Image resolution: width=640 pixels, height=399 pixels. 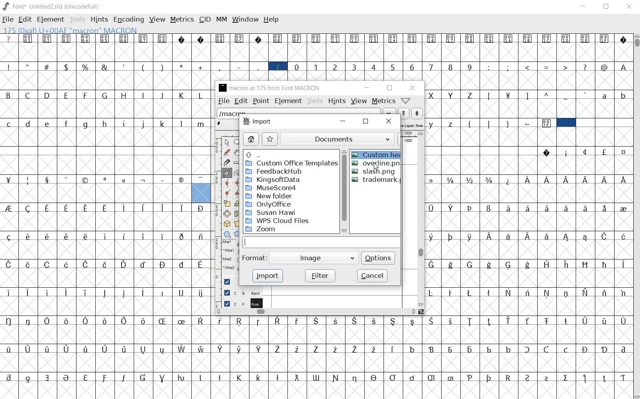 I want to click on Symbol, so click(x=125, y=236).